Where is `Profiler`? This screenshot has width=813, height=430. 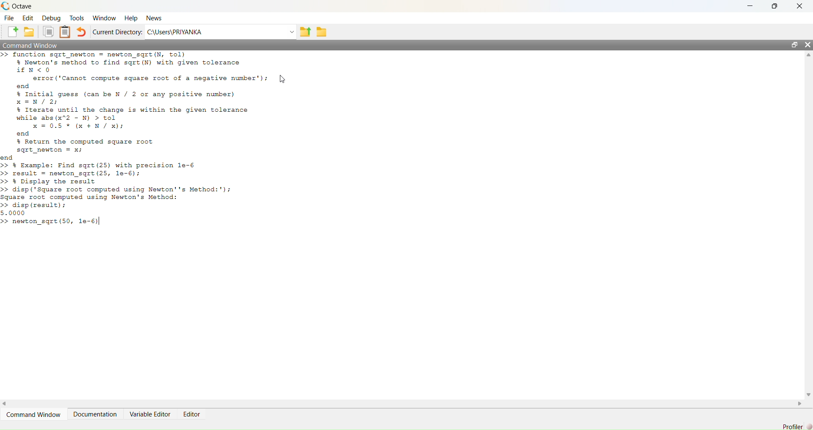
Profiler is located at coordinates (795, 425).